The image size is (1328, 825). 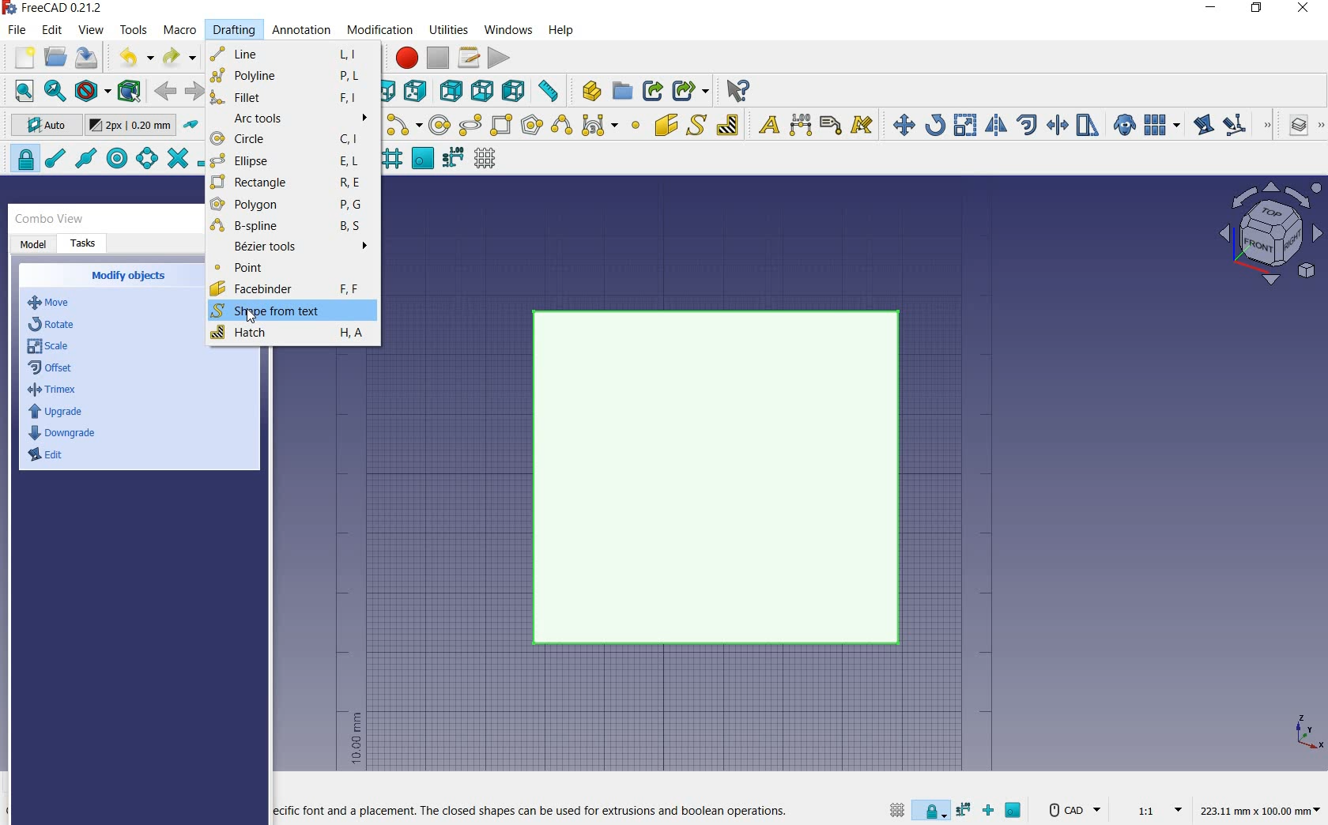 I want to click on what's this?, so click(x=737, y=91).